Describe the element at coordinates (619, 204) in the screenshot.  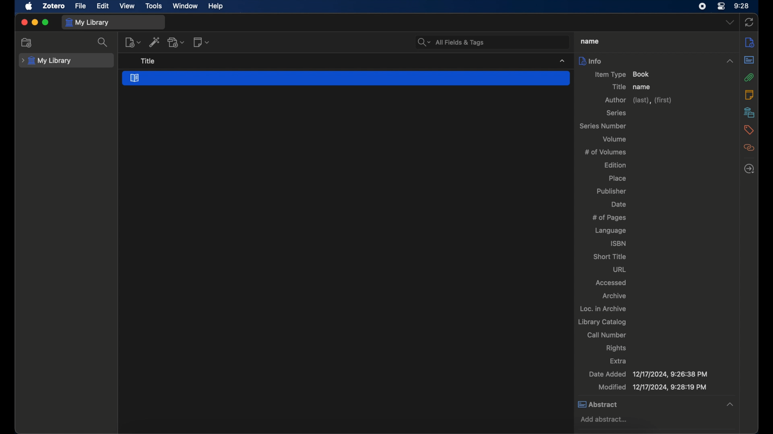
I see `date` at that location.